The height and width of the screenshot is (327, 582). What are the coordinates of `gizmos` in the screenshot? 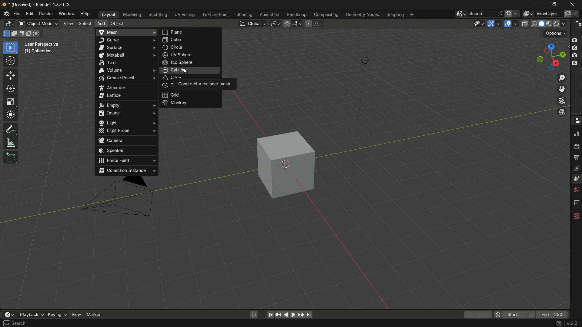 It's located at (498, 24).